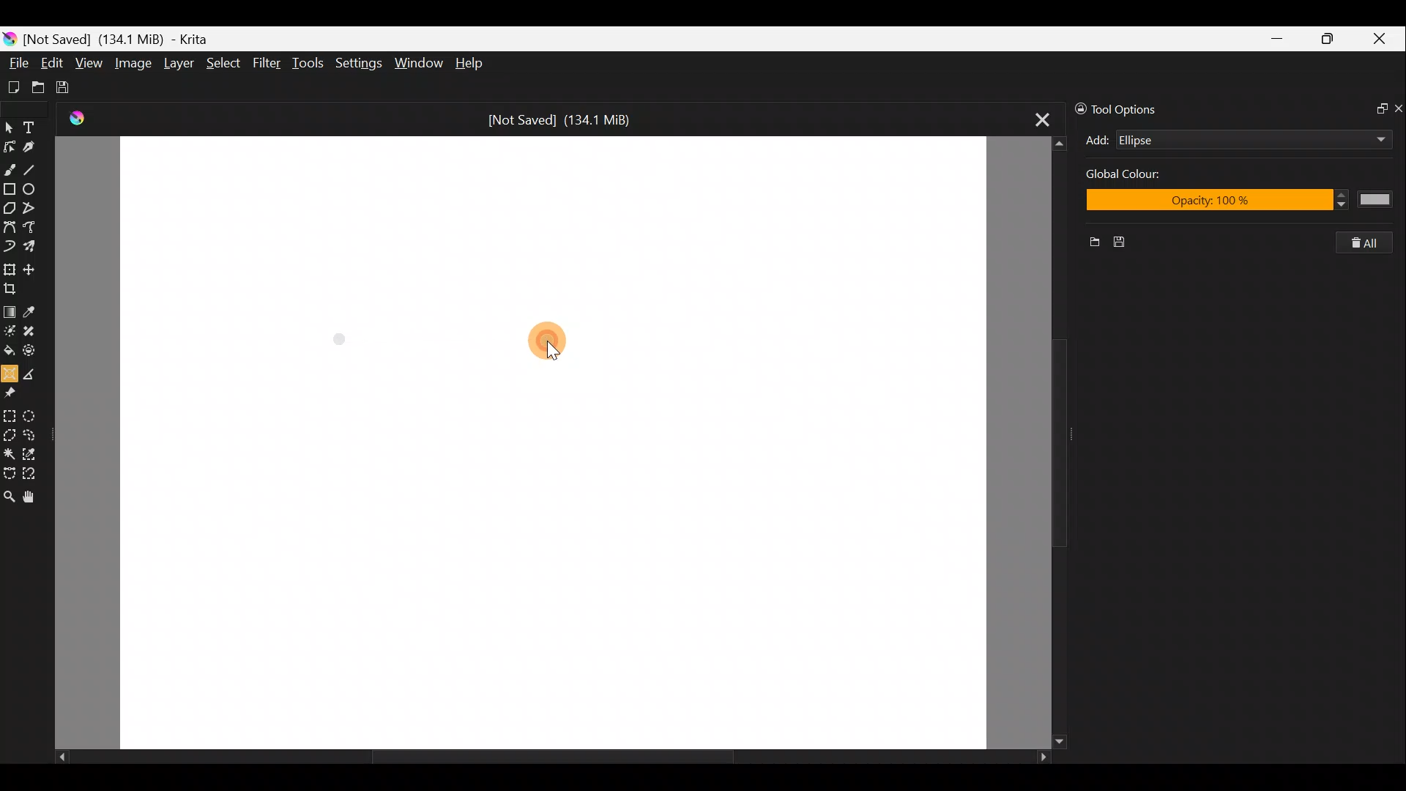  What do you see at coordinates (1097, 140) in the screenshot?
I see `Add` at bounding box center [1097, 140].